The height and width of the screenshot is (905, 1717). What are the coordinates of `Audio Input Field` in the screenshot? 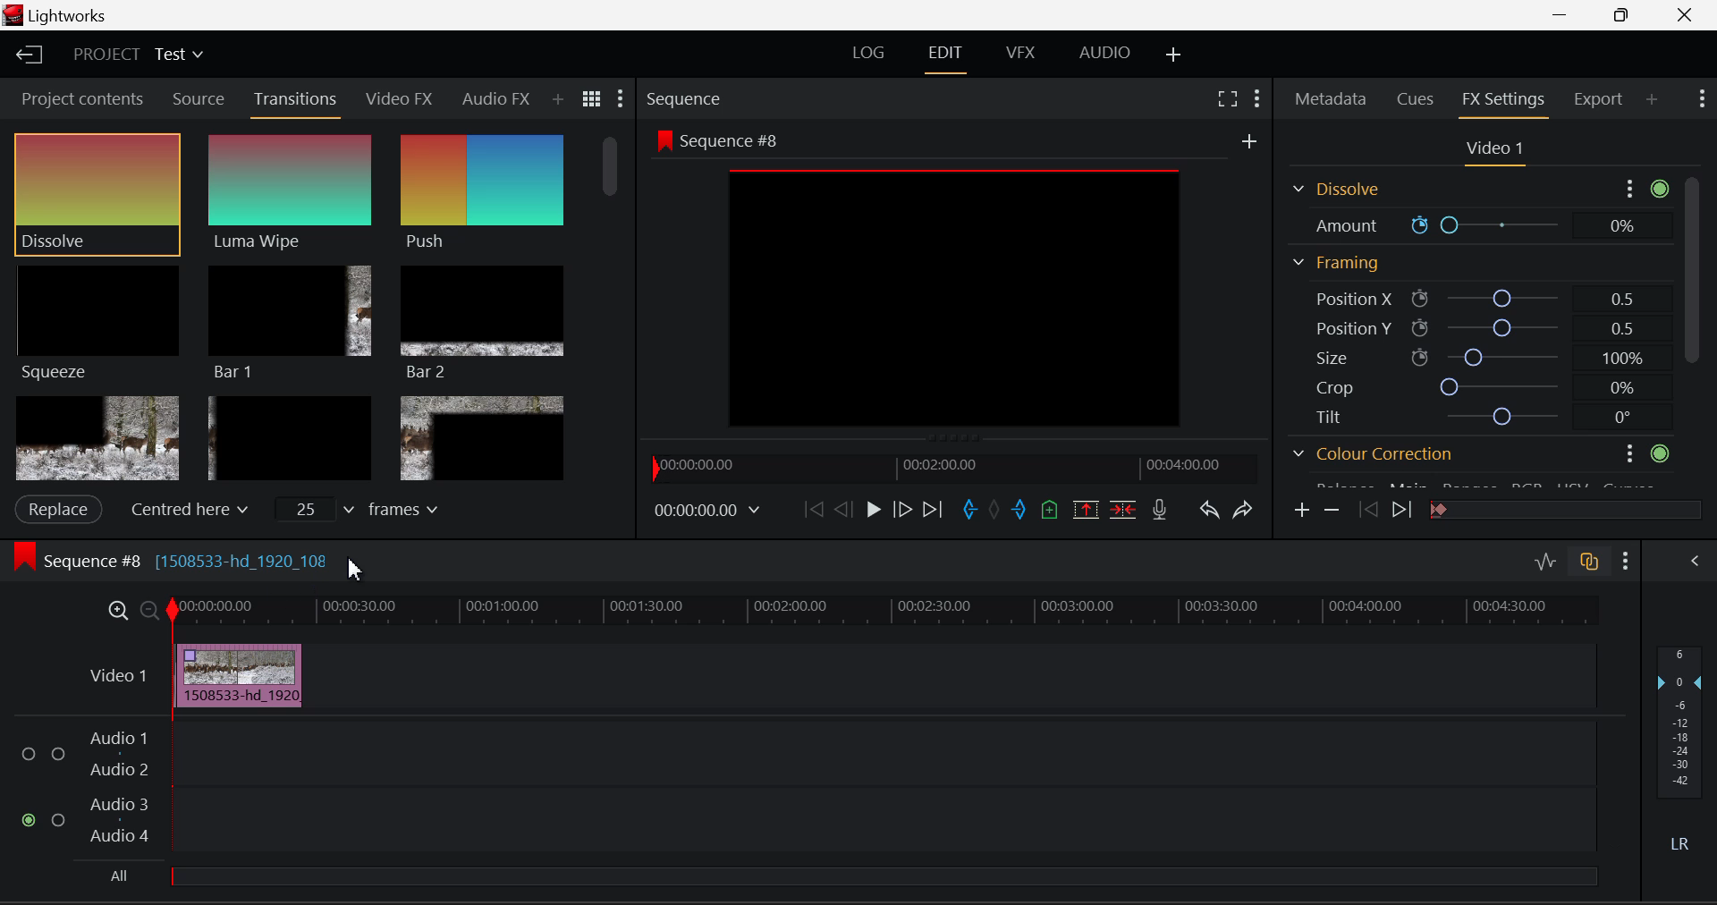 It's located at (882, 751).